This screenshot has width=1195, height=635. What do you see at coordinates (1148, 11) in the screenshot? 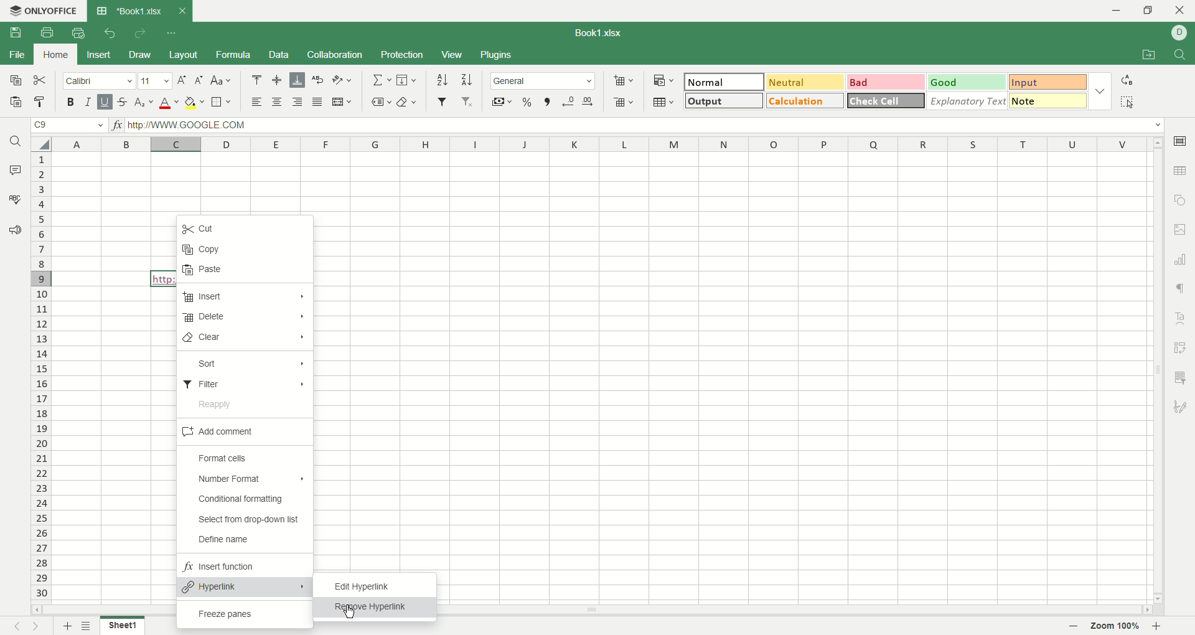
I see `maximize` at bounding box center [1148, 11].